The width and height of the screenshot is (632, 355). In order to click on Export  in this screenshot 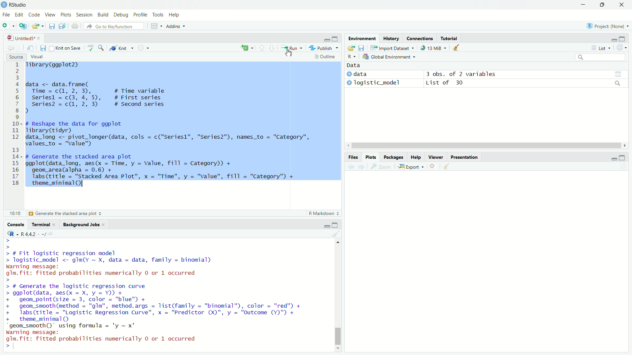, I will do `click(412, 167)`.